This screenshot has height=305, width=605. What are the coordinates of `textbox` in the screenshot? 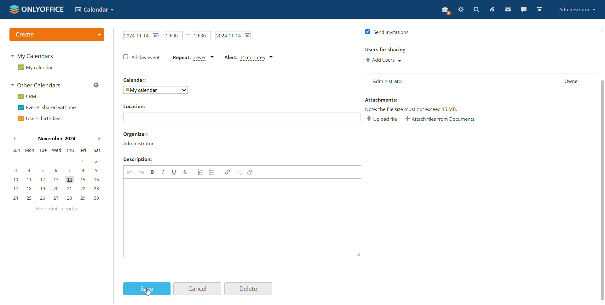 It's located at (242, 217).